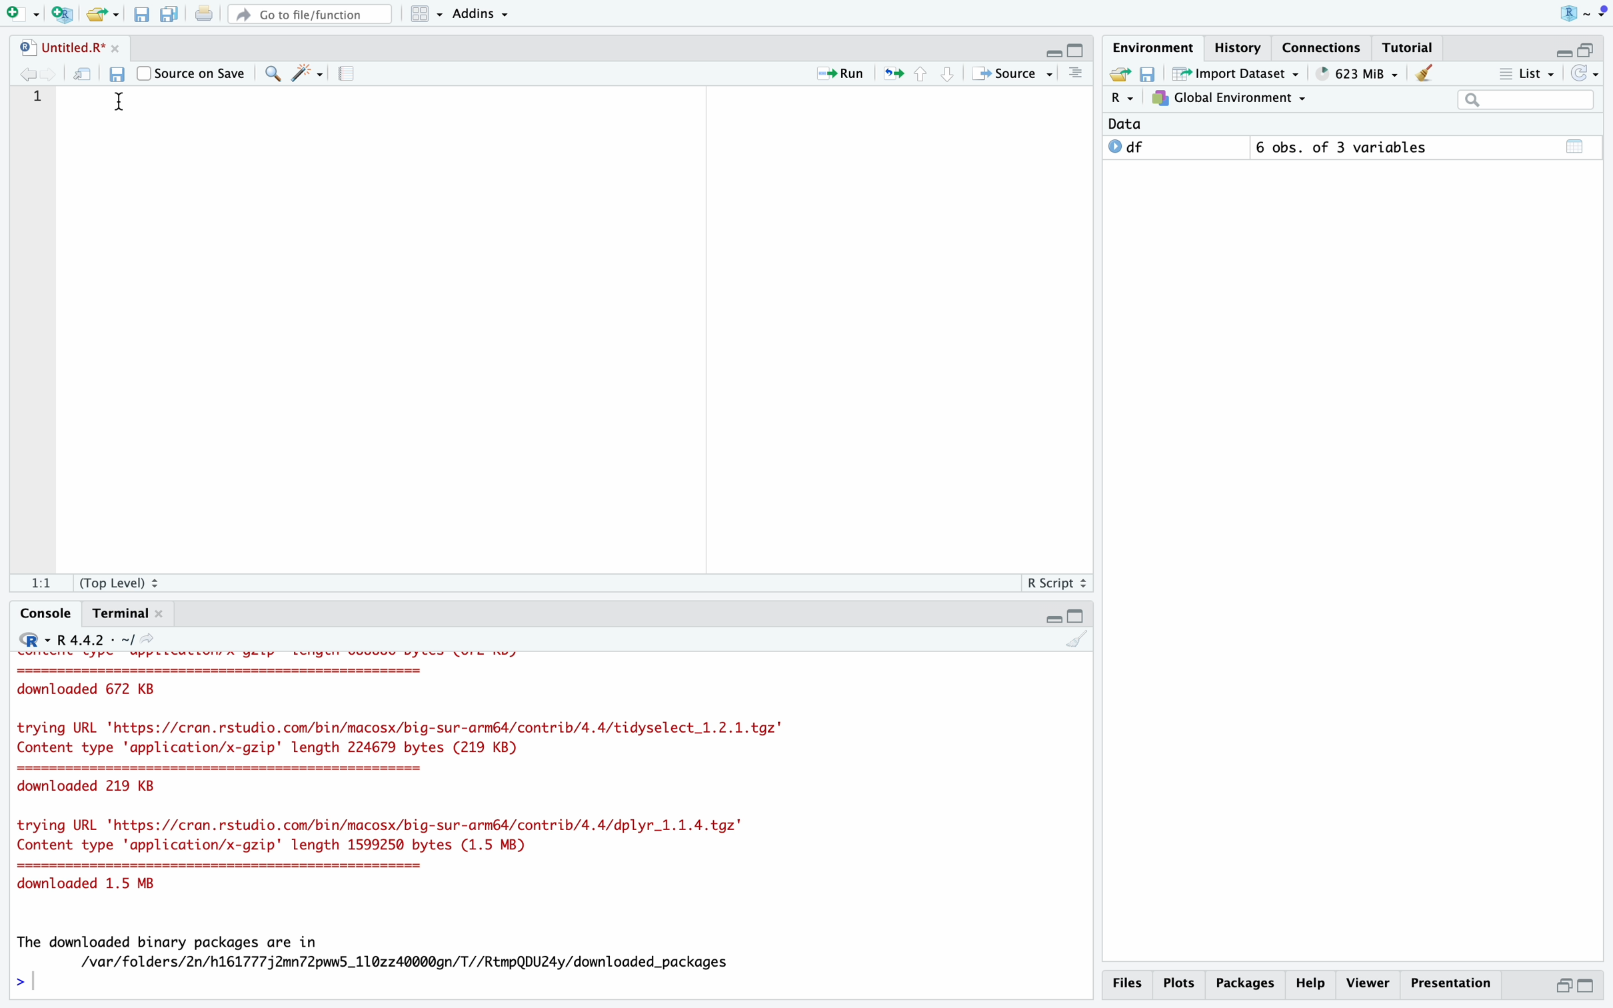 Image resolution: width=1613 pixels, height=1008 pixels. Describe the element at coordinates (47, 613) in the screenshot. I see `Console` at that location.